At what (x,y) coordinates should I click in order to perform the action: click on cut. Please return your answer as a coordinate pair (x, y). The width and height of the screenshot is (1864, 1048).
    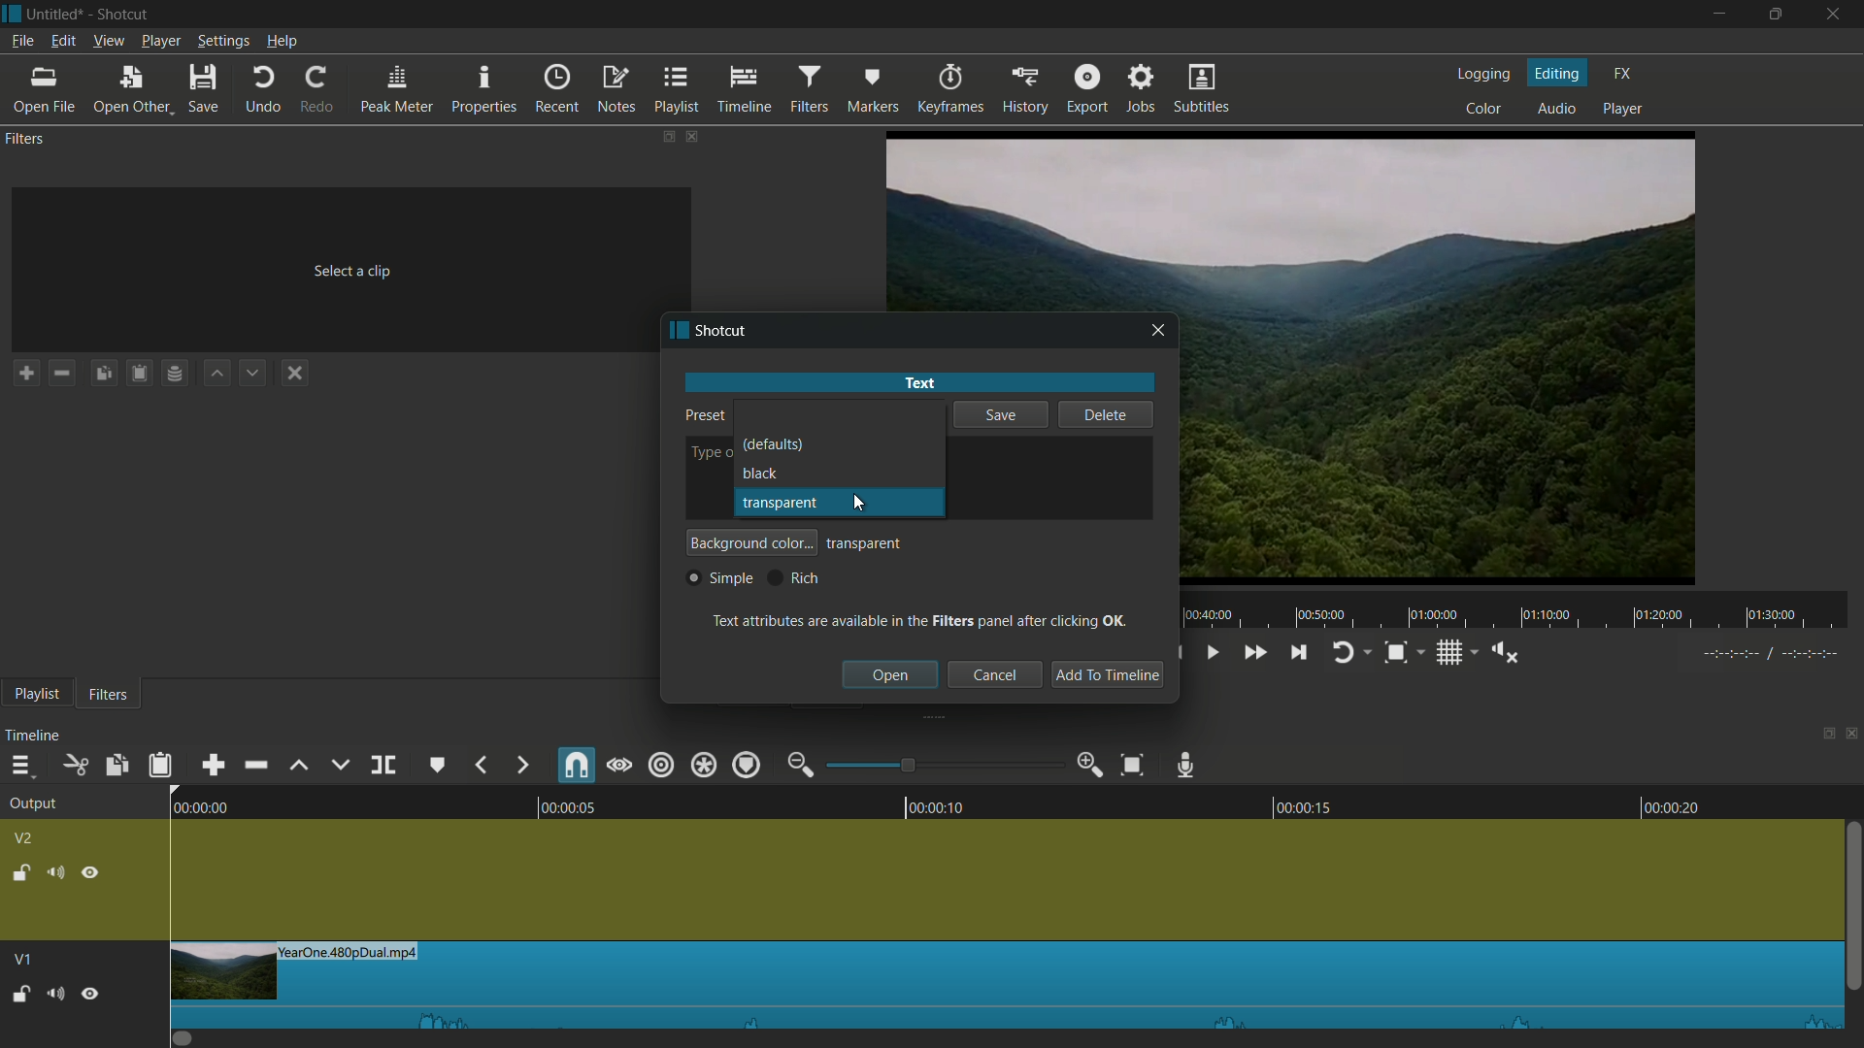
    Looking at the image, I should click on (77, 766).